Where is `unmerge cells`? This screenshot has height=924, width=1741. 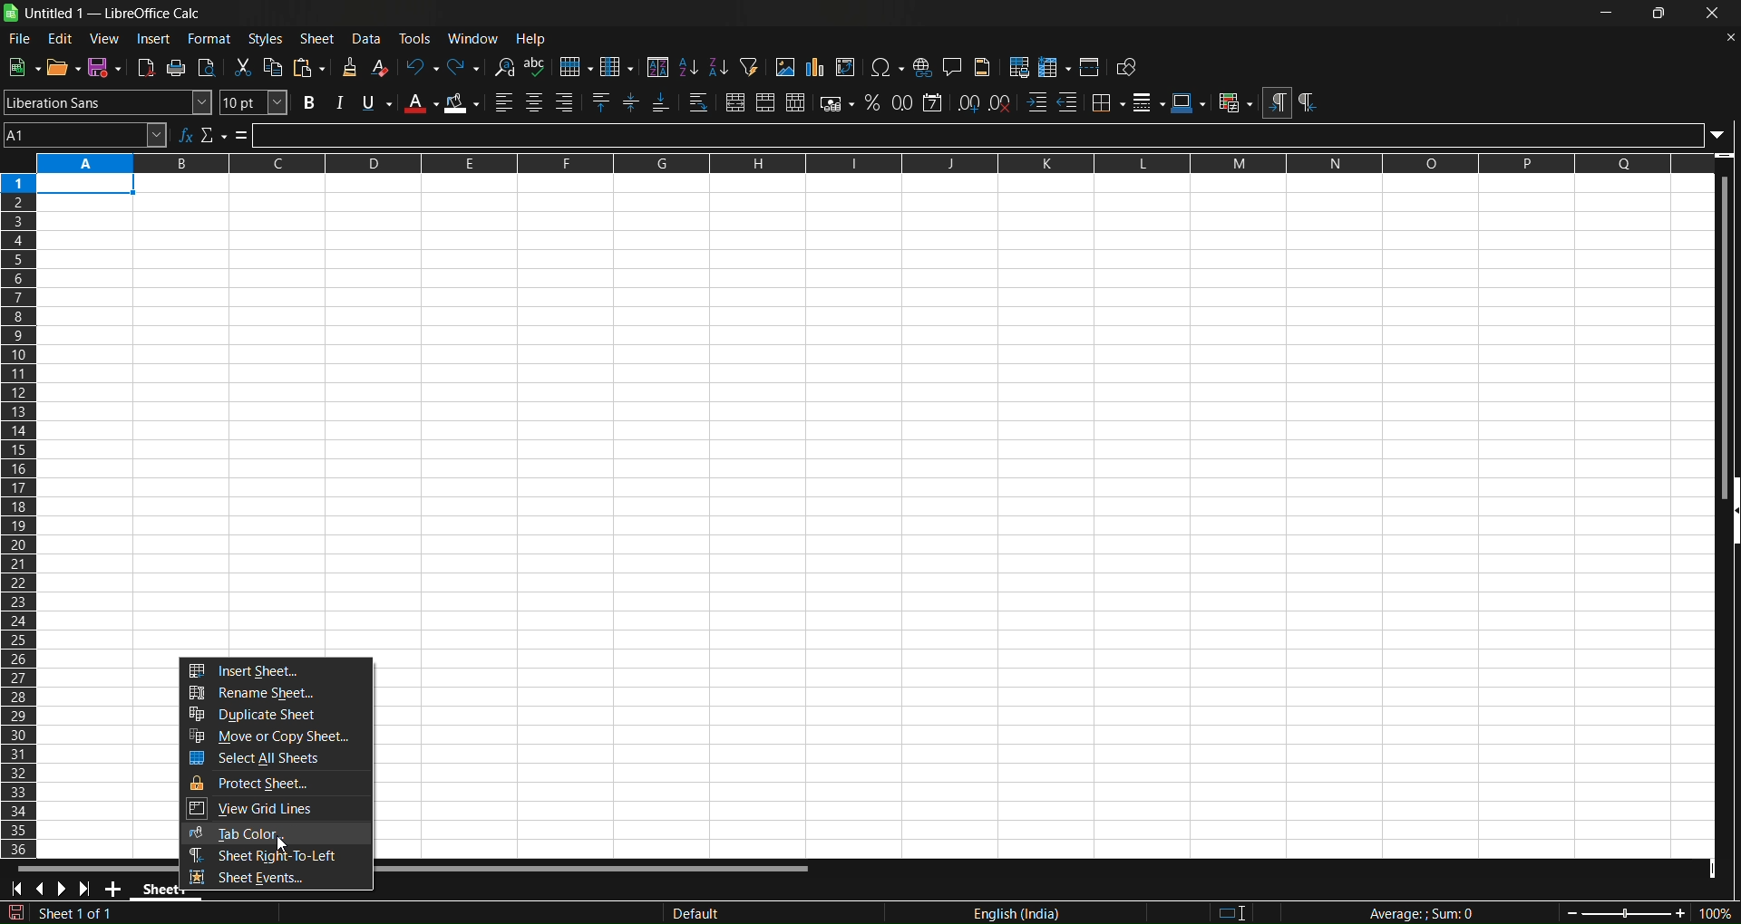 unmerge cells is located at coordinates (796, 102).